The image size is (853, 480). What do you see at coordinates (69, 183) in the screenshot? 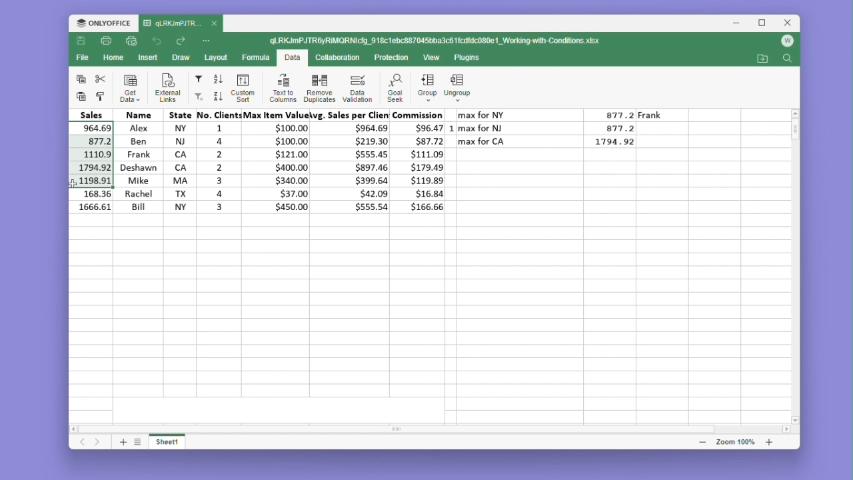
I see `cursor` at bounding box center [69, 183].